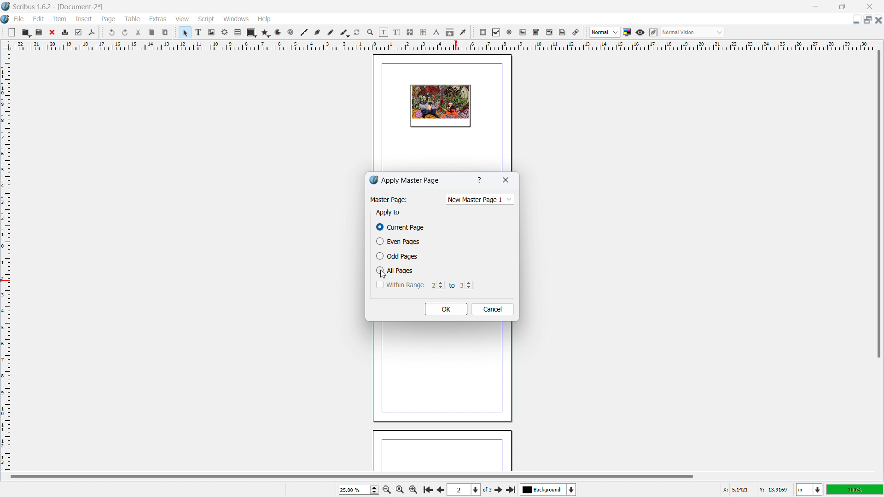 Image resolution: width=884 pixels, height=497 pixels. I want to click on current page checkbox, so click(401, 227).